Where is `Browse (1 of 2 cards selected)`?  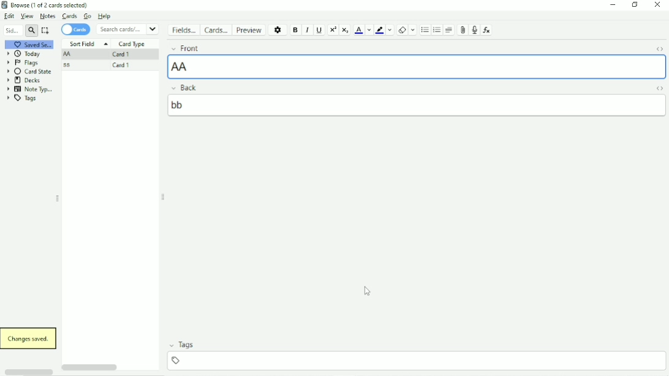 Browse (1 of 2 cards selected) is located at coordinates (52, 5).